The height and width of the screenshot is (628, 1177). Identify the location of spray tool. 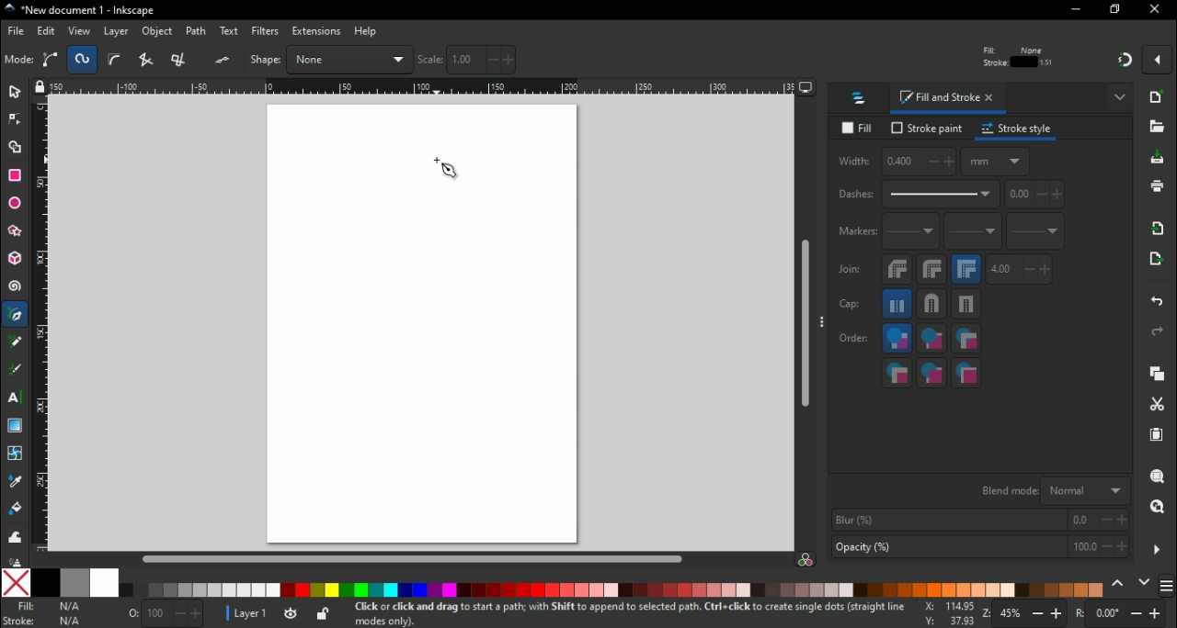
(13, 561).